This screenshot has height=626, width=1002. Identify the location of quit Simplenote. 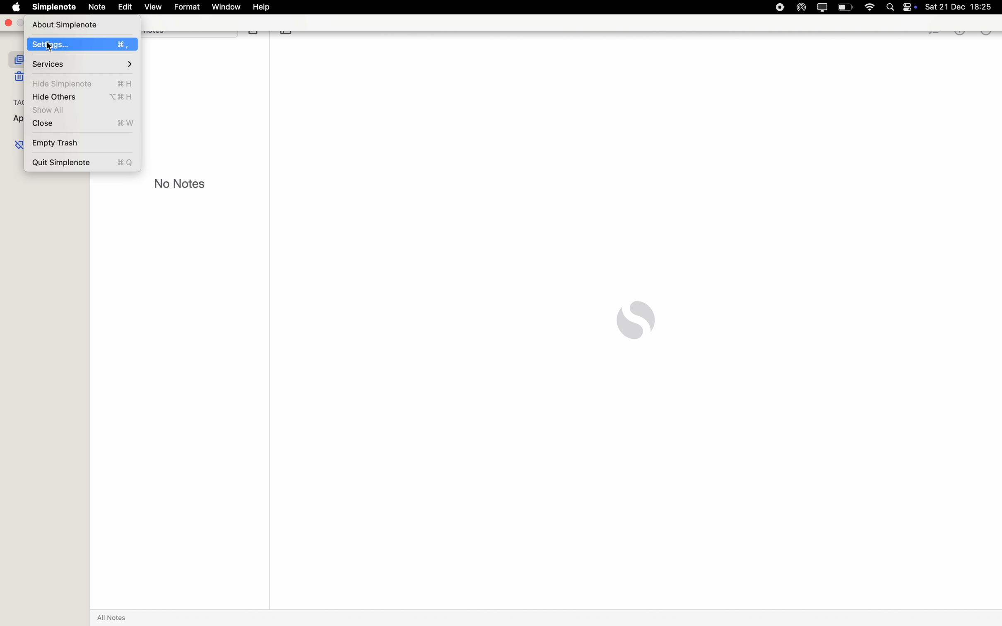
(82, 161).